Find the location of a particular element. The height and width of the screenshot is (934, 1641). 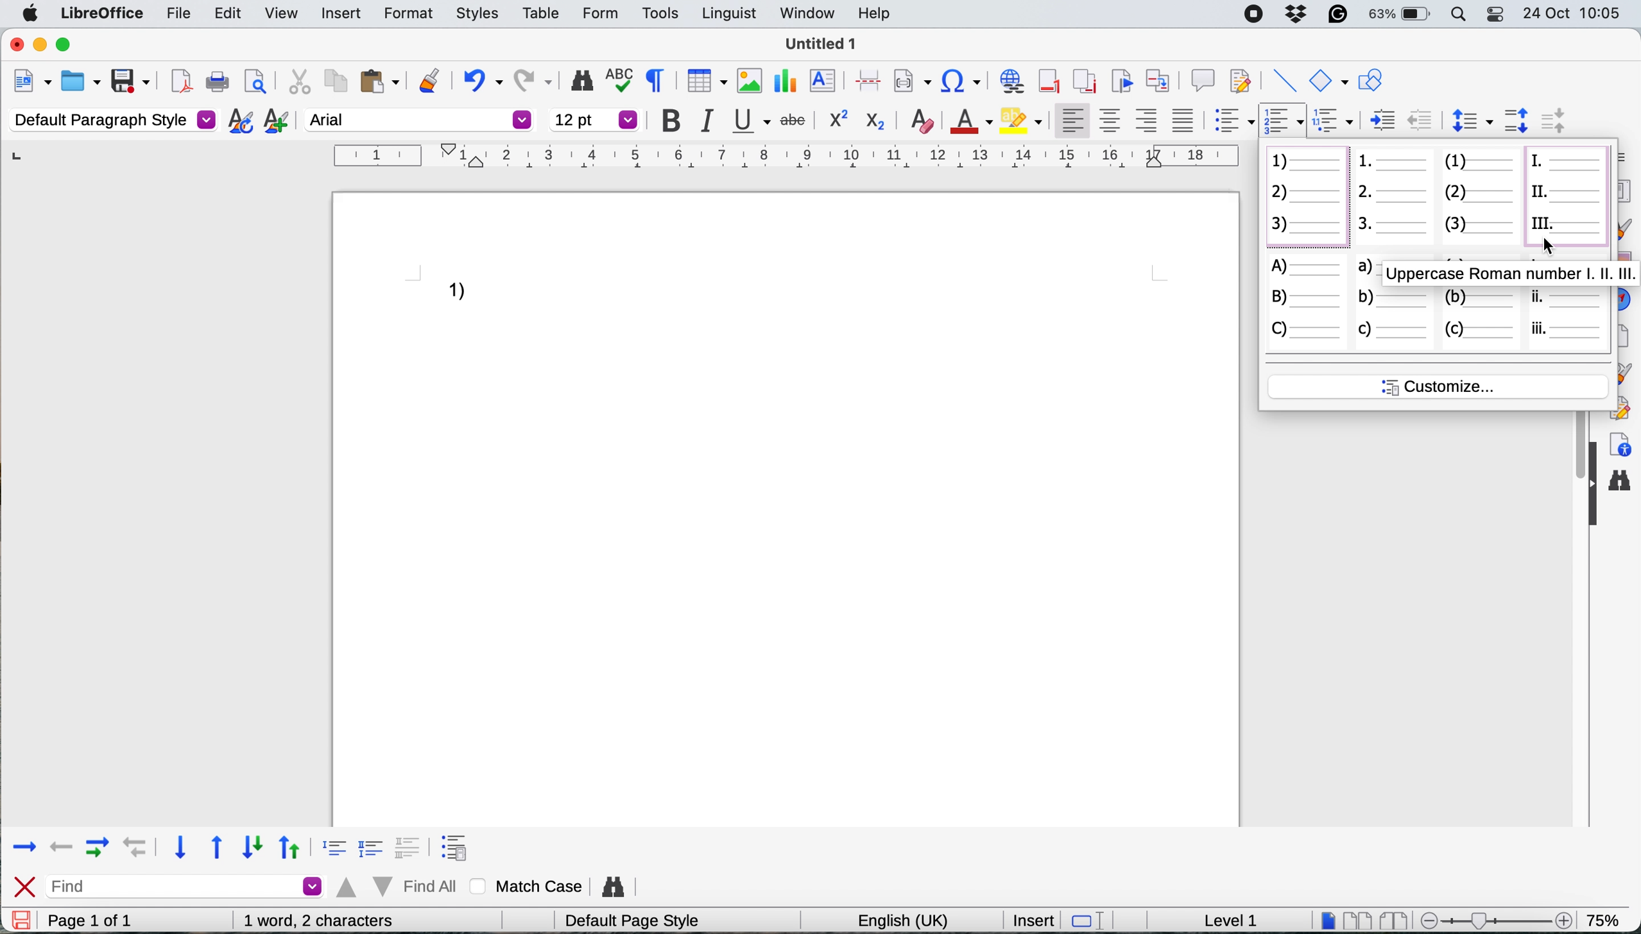

copy is located at coordinates (334, 80).